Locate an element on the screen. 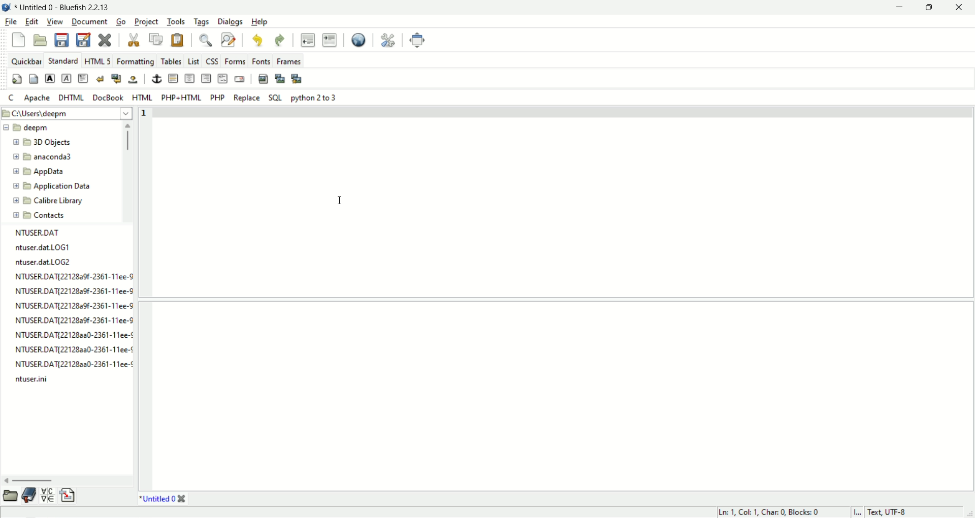 This screenshot has height=518, width=975. Untitled 0- Bluefish 2.2.13 is located at coordinates (77, 6).